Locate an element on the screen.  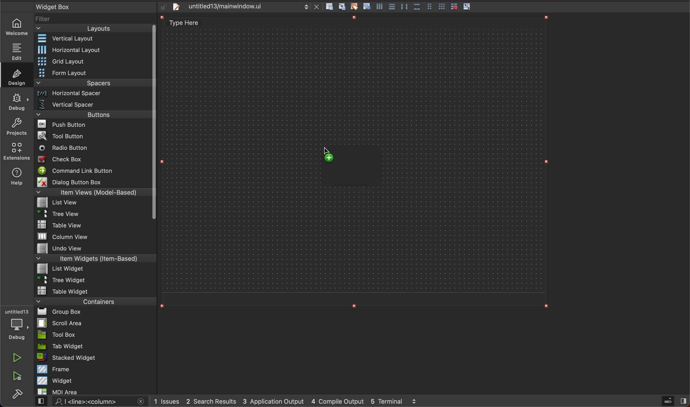
list widget is located at coordinates (93, 269).